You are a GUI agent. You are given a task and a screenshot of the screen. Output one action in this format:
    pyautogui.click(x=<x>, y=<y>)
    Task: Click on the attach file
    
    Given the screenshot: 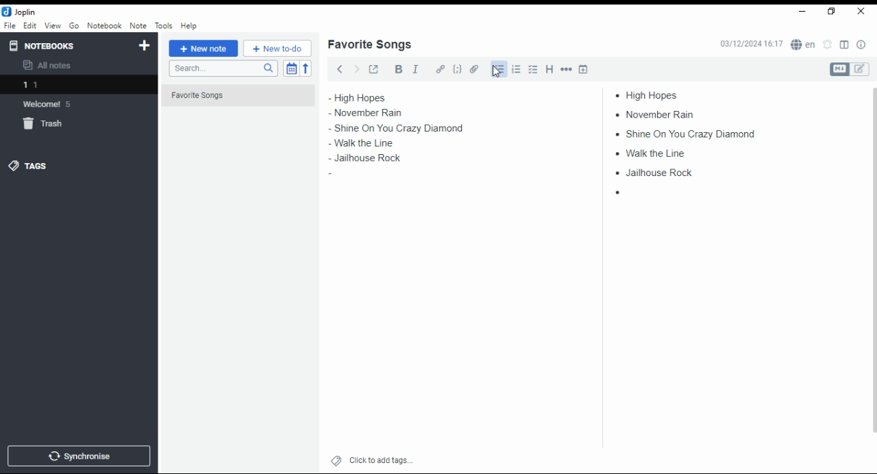 What is the action you would take?
    pyautogui.click(x=475, y=68)
    